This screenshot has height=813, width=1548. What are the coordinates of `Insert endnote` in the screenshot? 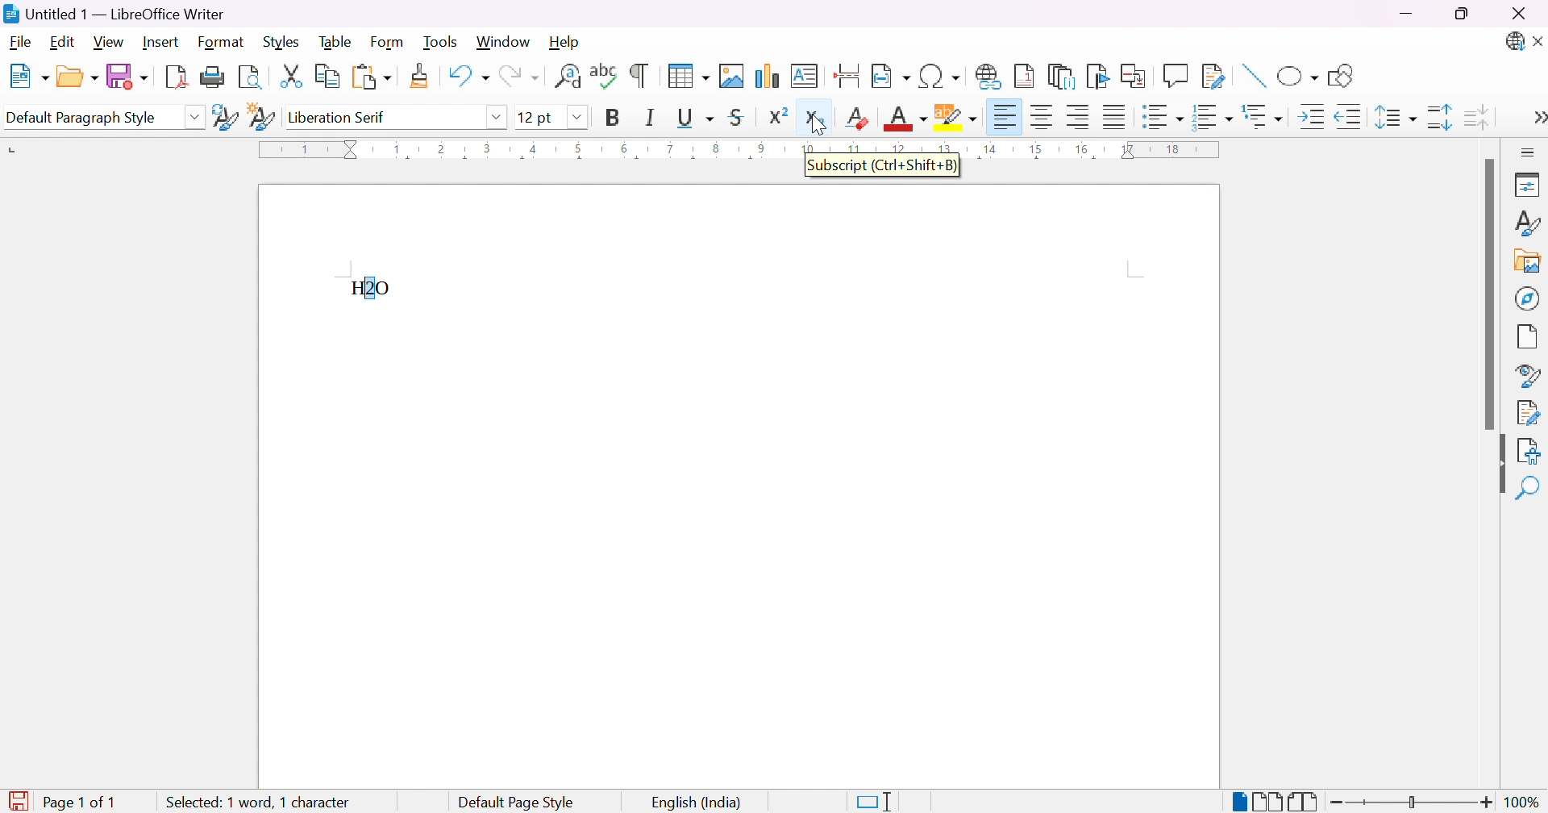 It's located at (1062, 77).